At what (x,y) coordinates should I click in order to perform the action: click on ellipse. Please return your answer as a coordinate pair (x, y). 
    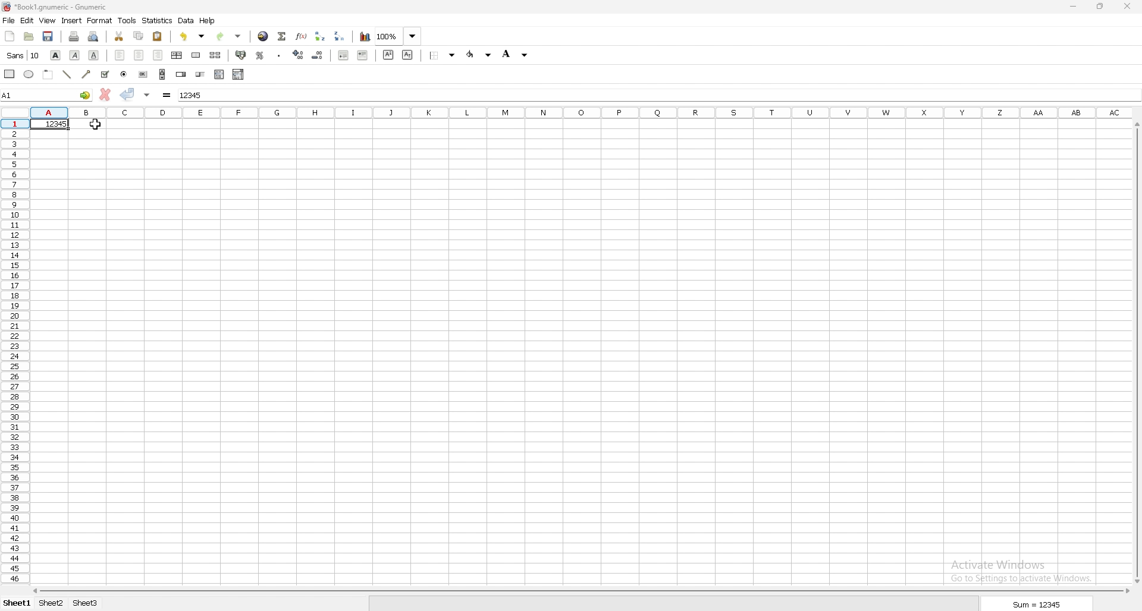
    Looking at the image, I should click on (29, 74).